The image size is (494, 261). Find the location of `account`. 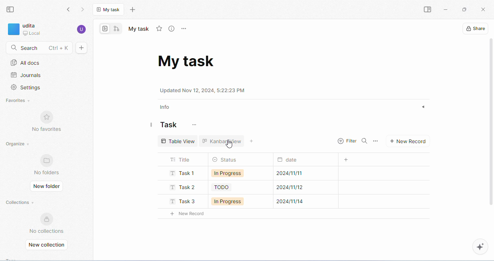

account is located at coordinates (82, 29).